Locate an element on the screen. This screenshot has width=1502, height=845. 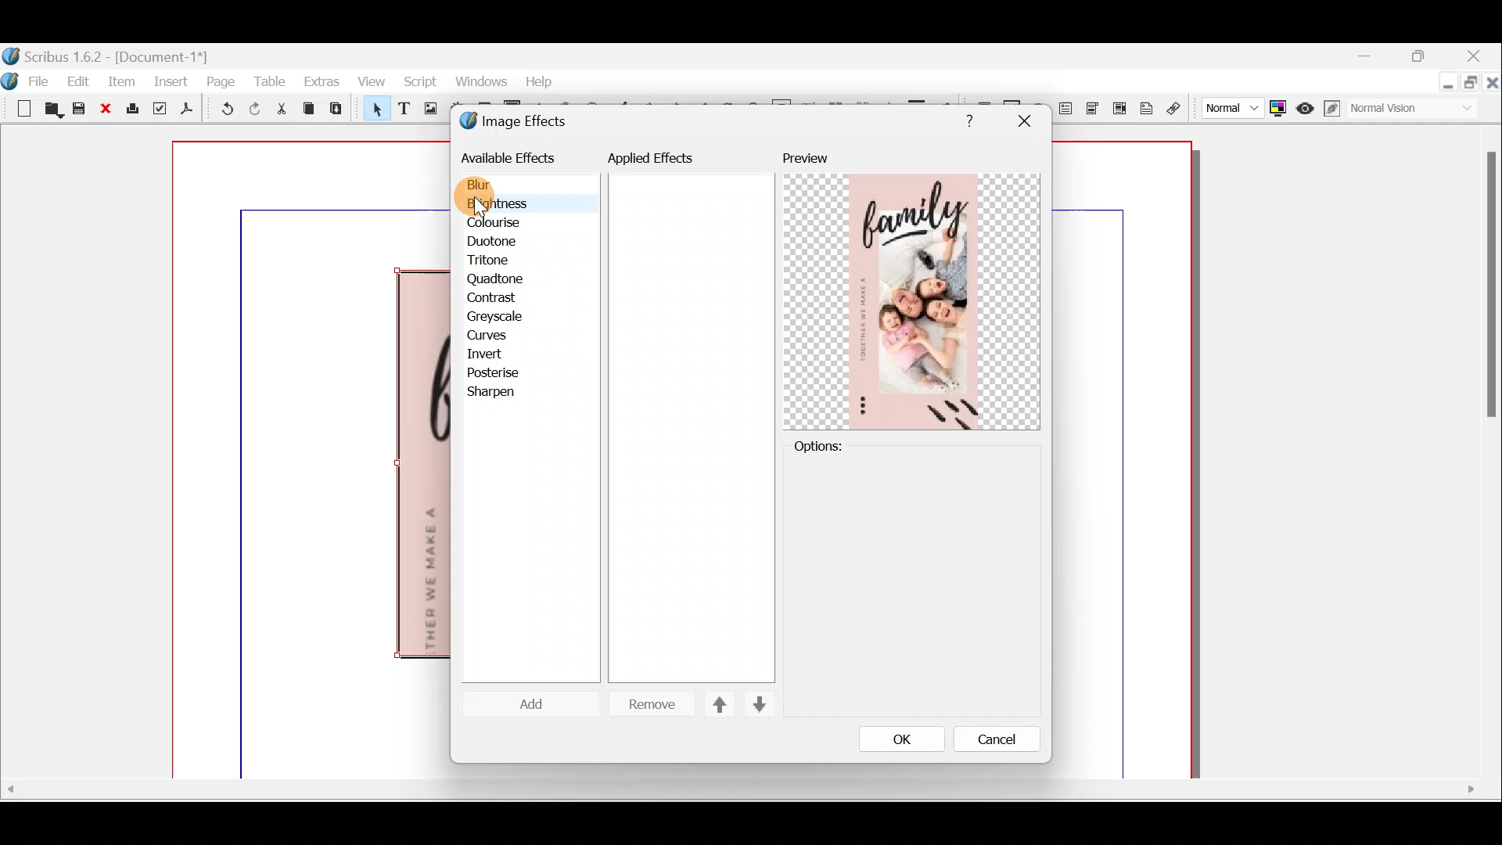
Logo is located at coordinates (11, 78).